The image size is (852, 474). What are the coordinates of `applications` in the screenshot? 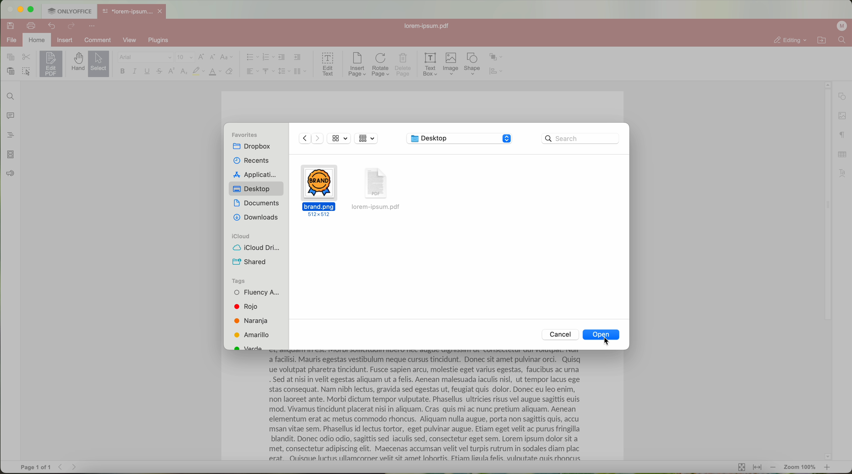 It's located at (254, 175).